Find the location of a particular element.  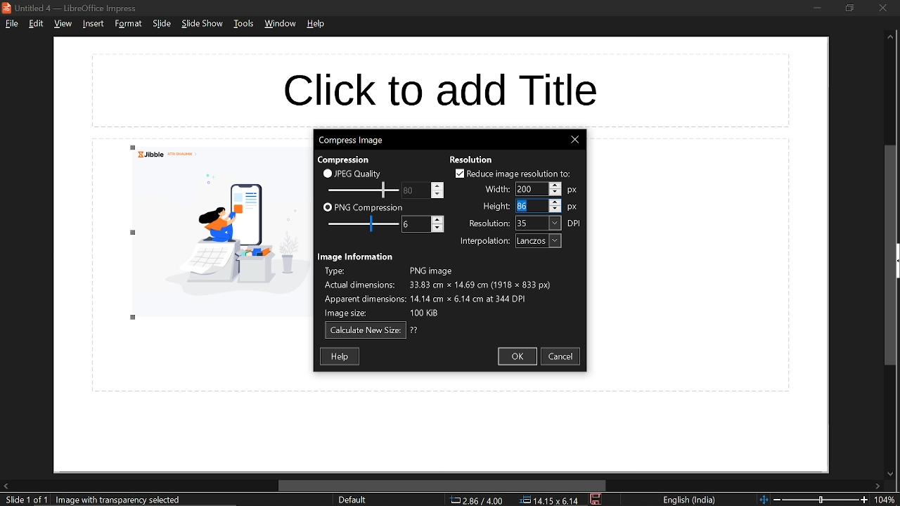

horizontal scrollbar is located at coordinates (443, 486).